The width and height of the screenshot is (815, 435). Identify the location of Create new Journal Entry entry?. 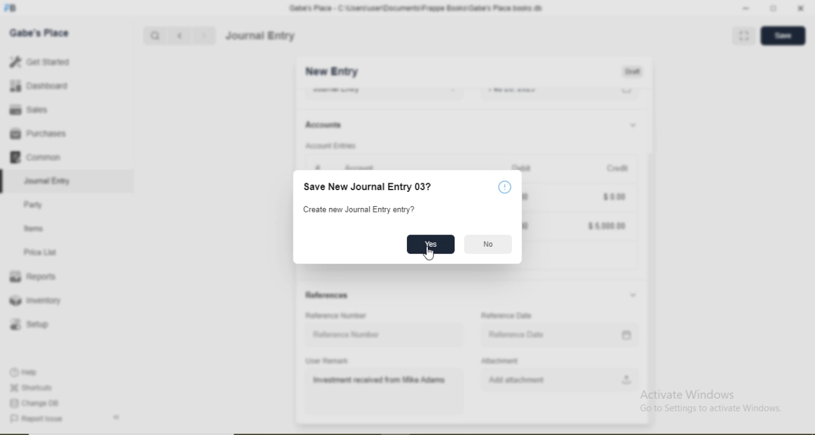
(360, 210).